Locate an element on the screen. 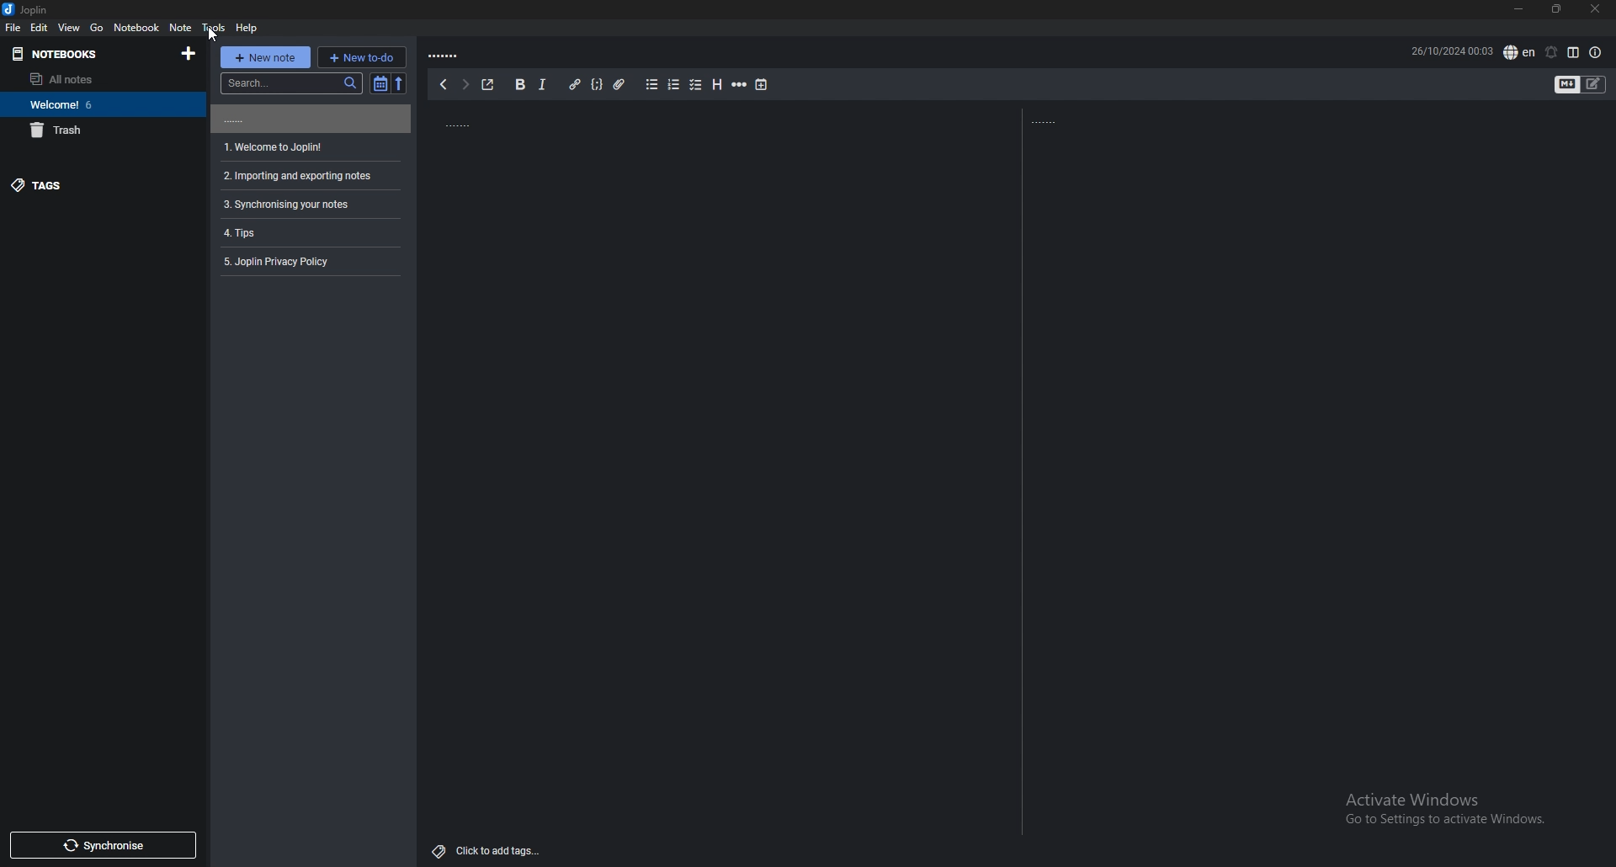 Image resolution: width=1616 pixels, height=867 pixels. note properties is located at coordinates (1595, 52).